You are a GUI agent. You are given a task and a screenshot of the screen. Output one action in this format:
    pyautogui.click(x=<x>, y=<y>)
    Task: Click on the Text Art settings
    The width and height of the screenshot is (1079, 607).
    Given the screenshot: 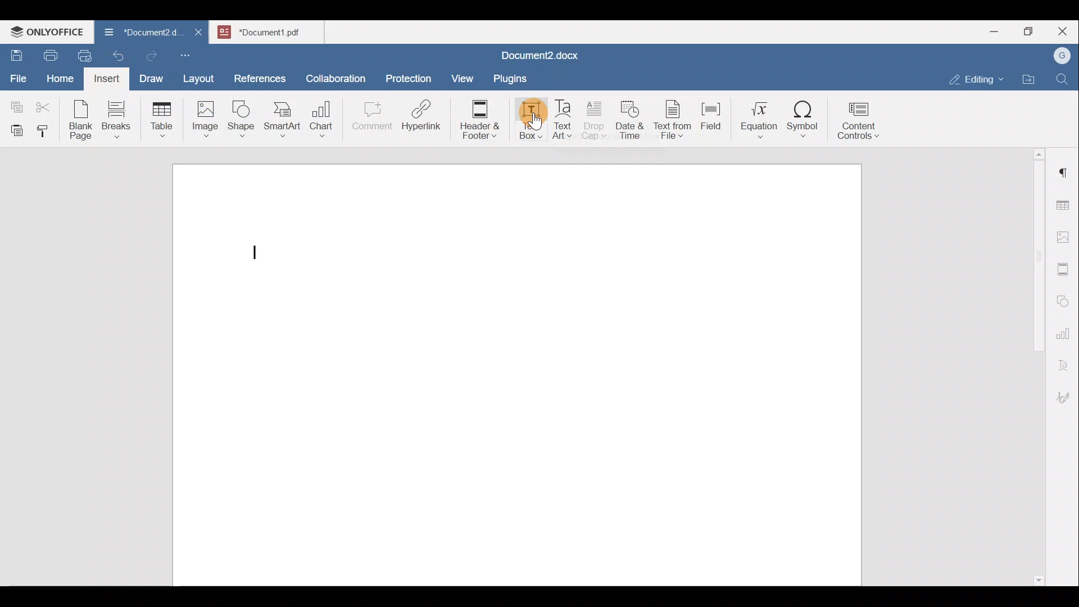 What is the action you would take?
    pyautogui.click(x=1064, y=361)
    